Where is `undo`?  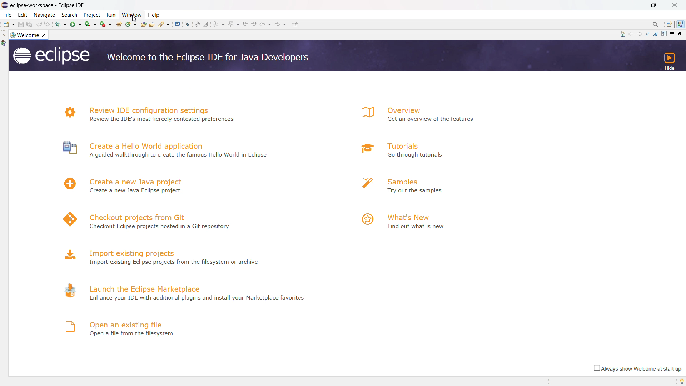
undo is located at coordinates (39, 24).